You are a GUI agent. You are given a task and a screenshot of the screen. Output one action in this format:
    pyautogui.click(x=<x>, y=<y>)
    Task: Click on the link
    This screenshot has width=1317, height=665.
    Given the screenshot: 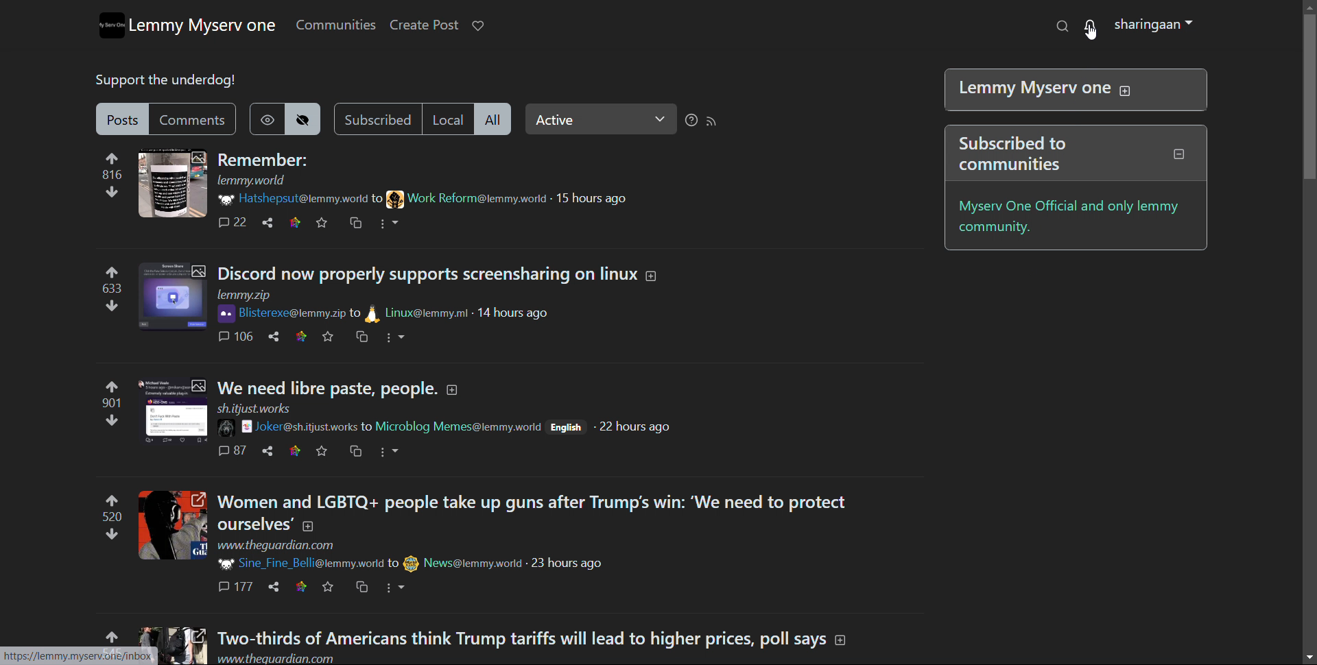 What is the action you would take?
    pyautogui.click(x=81, y=656)
    